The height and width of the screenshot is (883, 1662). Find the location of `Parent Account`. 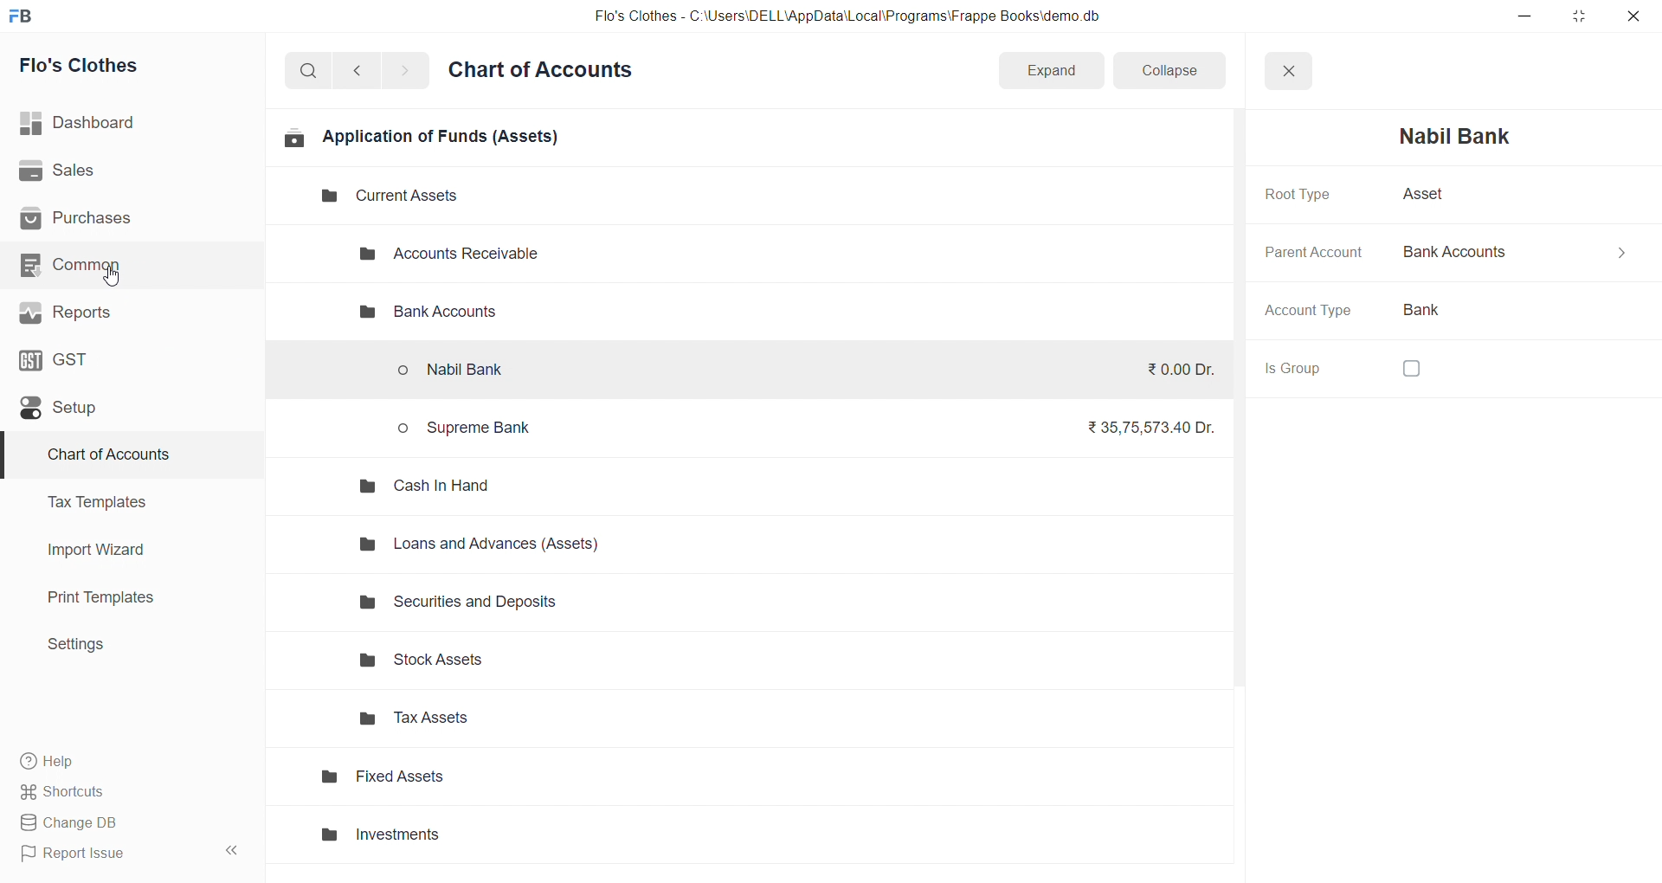

Parent Account is located at coordinates (1313, 253).